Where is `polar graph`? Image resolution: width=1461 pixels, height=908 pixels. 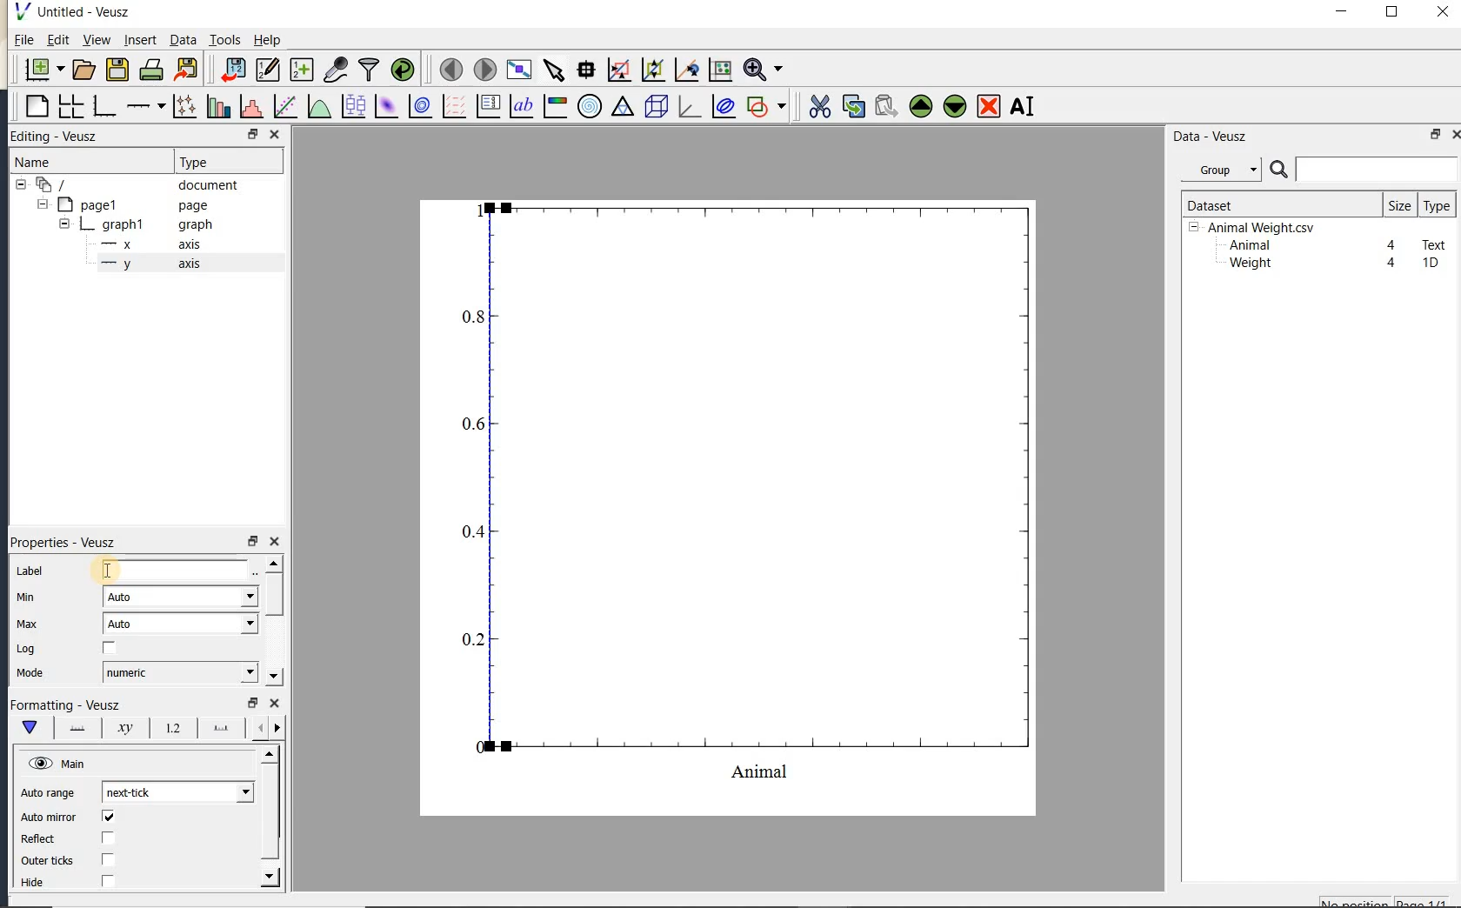
polar graph is located at coordinates (589, 106).